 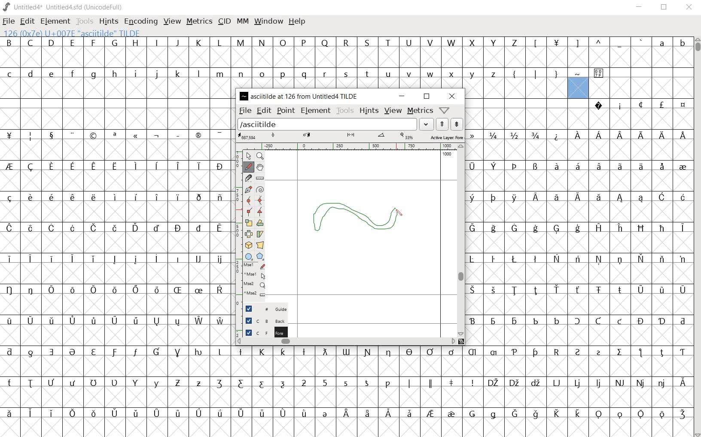 What do you see at coordinates (316, 110) in the screenshot?
I see `element` at bounding box center [316, 110].